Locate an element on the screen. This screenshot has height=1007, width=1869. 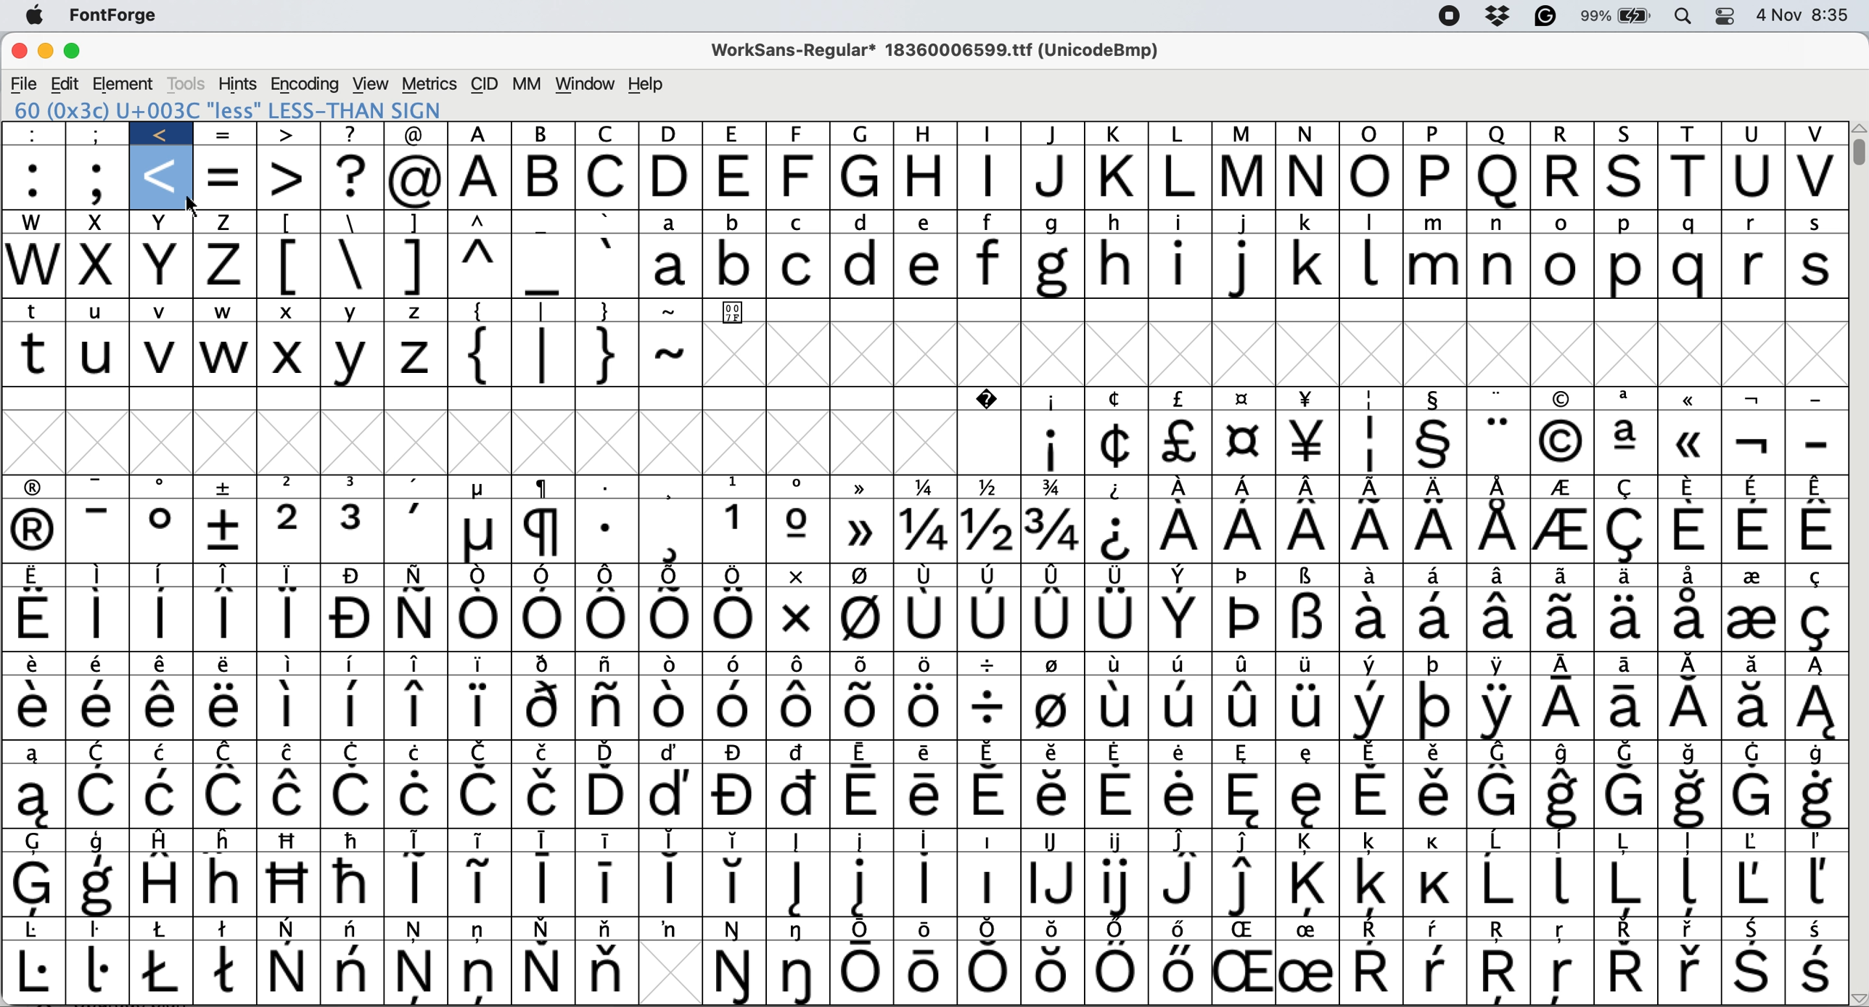
t is located at coordinates (1692, 133).